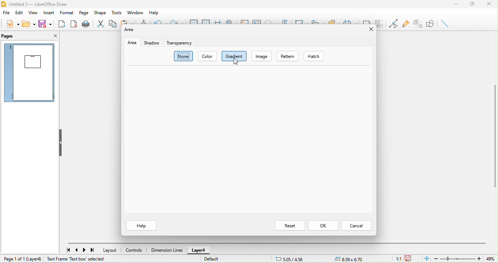 The image size is (498, 263). Describe the element at coordinates (128, 21) in the screenshot. I see `paste` at that location.